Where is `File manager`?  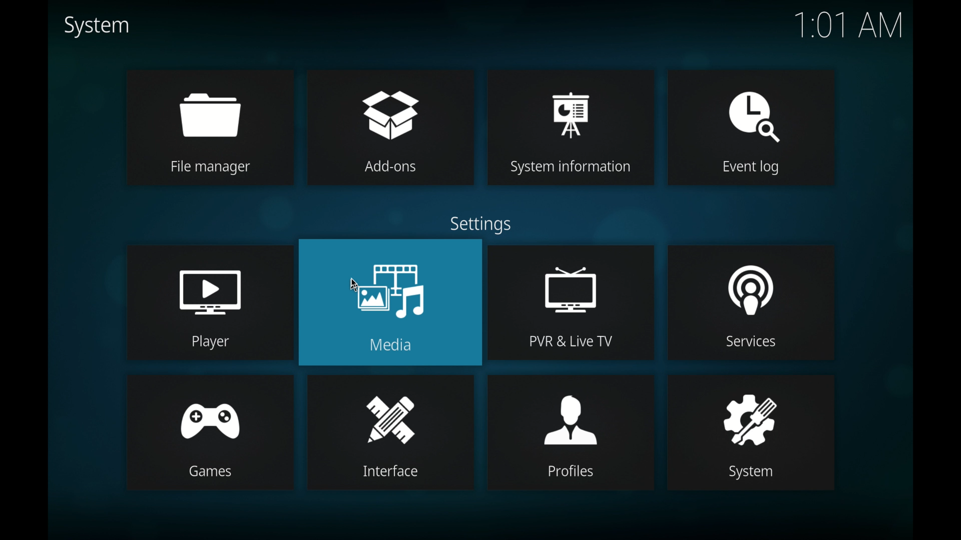
File manager is located at coordinates (212, 166).